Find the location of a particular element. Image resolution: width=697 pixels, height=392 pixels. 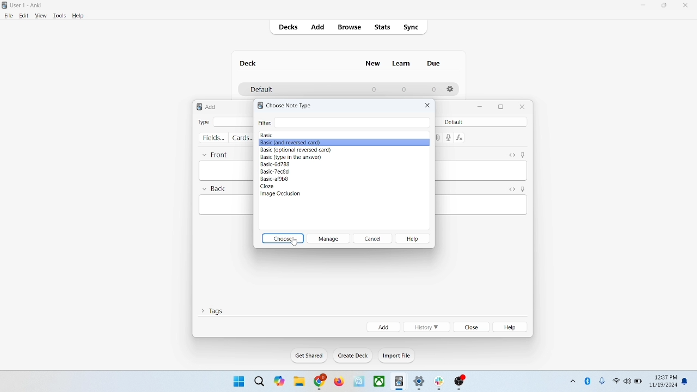

minimize is located at coordinates (481, 107).